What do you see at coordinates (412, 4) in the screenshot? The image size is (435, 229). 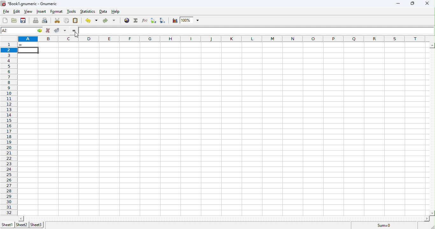 I see `maximize` at bounding box center [412, 4].